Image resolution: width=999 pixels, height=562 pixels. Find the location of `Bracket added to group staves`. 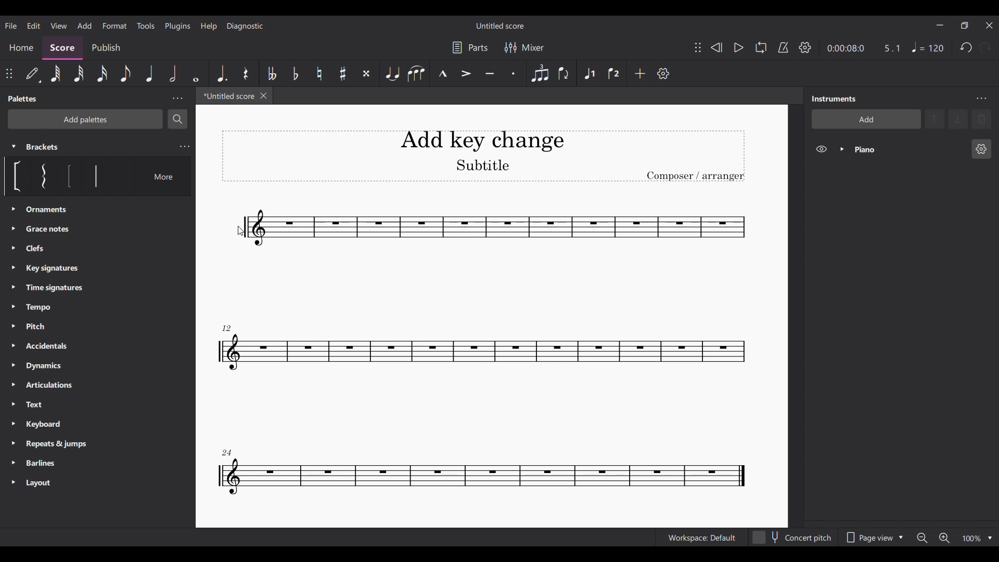

Bracket added to group staves is located at coordinates (484, 353).